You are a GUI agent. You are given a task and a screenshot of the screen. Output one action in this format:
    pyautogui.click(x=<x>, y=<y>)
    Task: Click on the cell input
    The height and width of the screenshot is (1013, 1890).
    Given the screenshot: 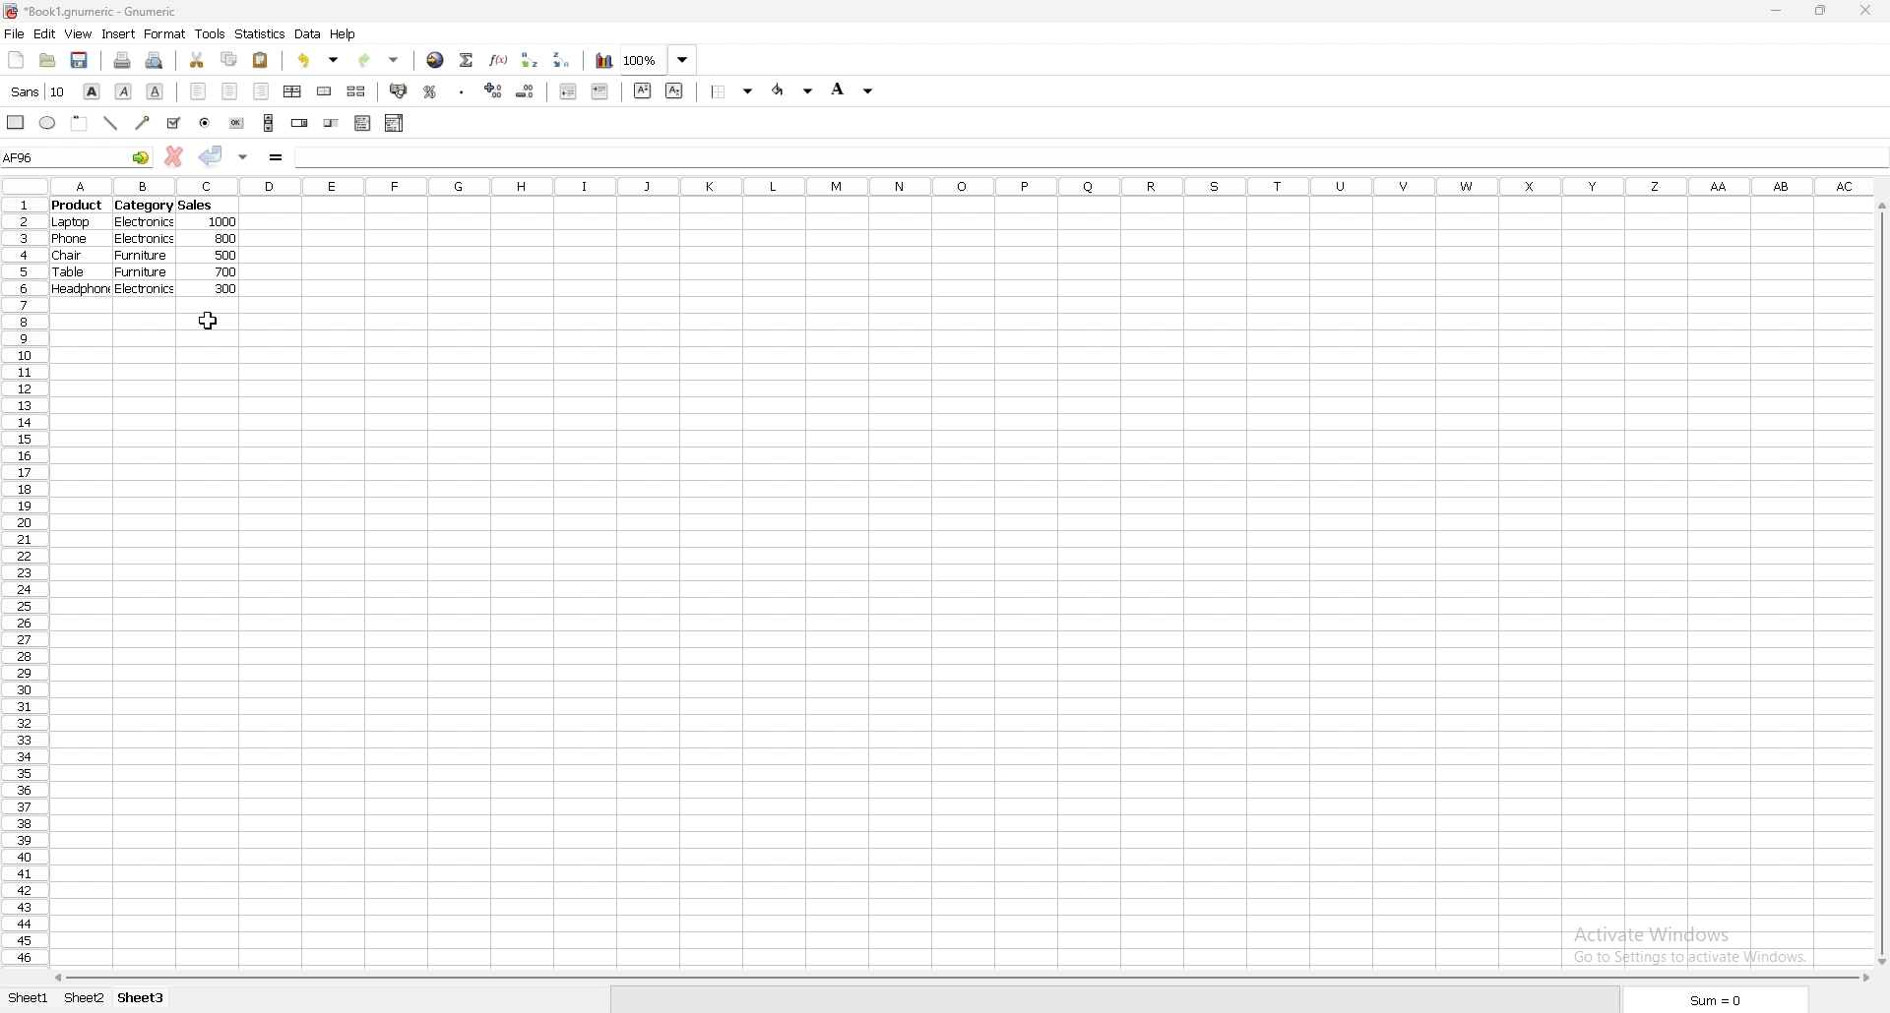 What is the action you would take?
    pyautogui.click(x=1084, y=156)
    